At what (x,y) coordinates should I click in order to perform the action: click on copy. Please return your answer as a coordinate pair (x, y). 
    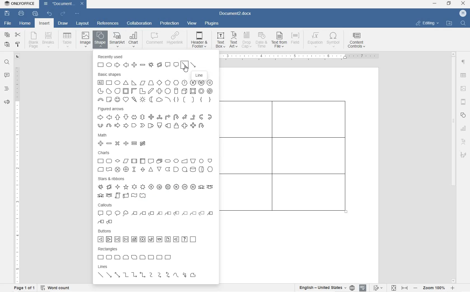
    Looking at the image, I should click on (7, 36).